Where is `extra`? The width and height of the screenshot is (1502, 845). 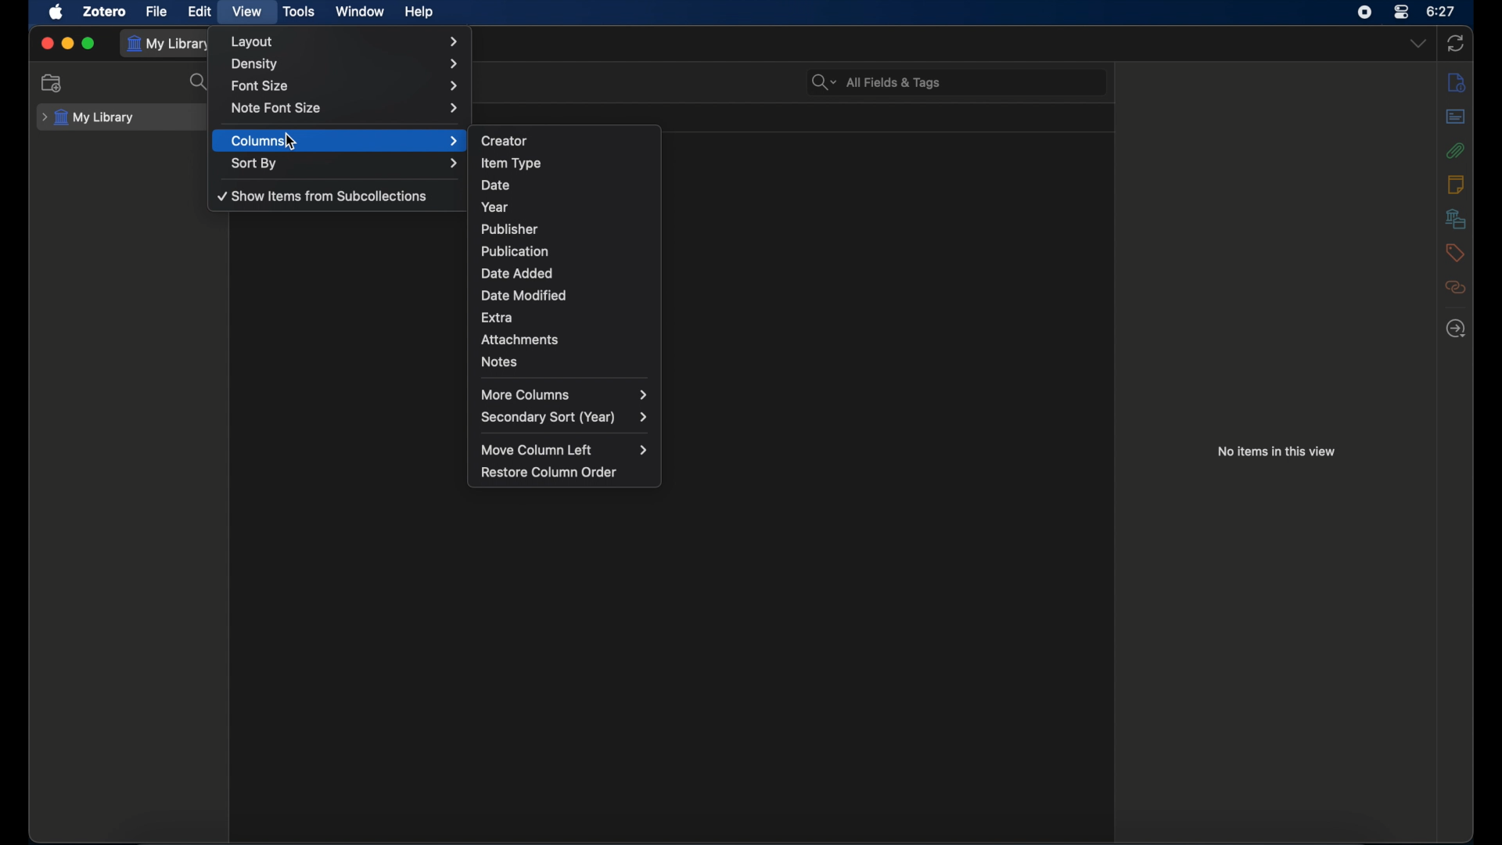
extra is located at coordinates (498, 318).